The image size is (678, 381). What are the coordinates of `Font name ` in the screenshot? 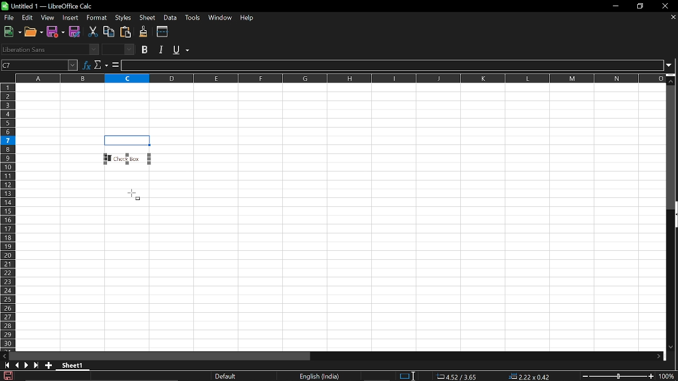 It's located at (50, 49).